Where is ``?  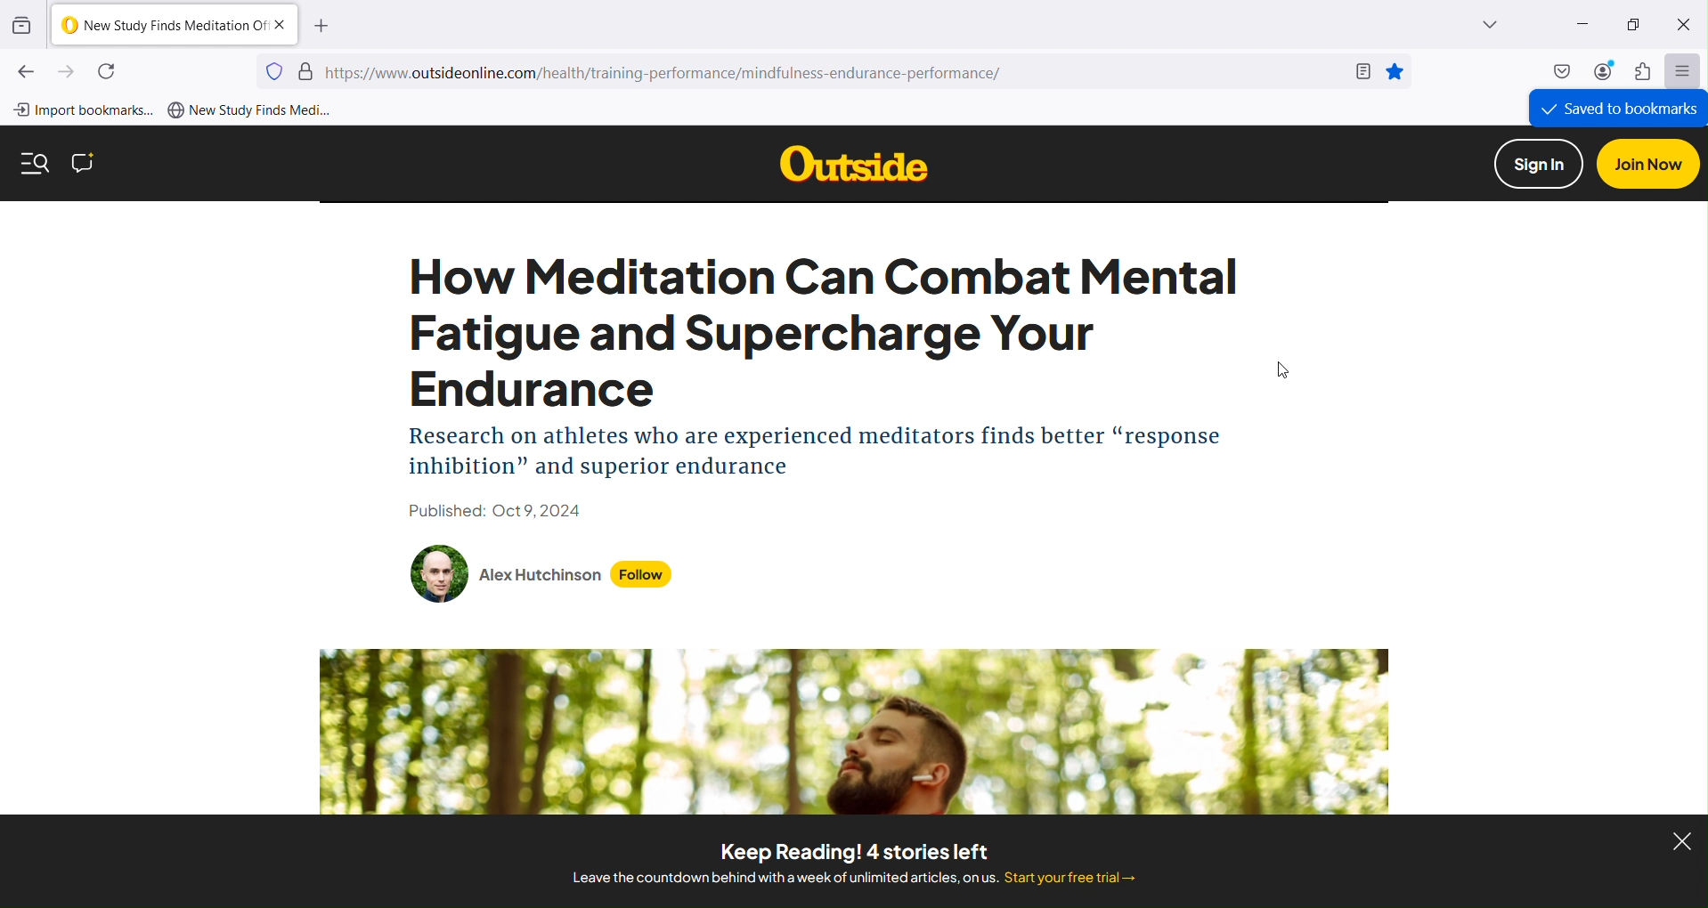  is located at coordinates (853, 163).